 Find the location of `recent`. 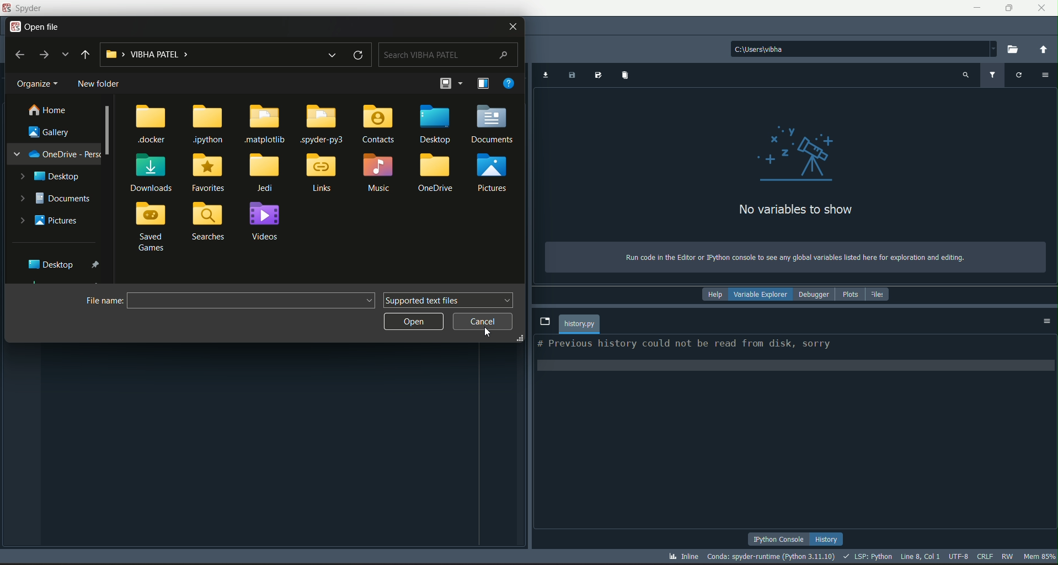

recent is located at coordinates (65, 55).